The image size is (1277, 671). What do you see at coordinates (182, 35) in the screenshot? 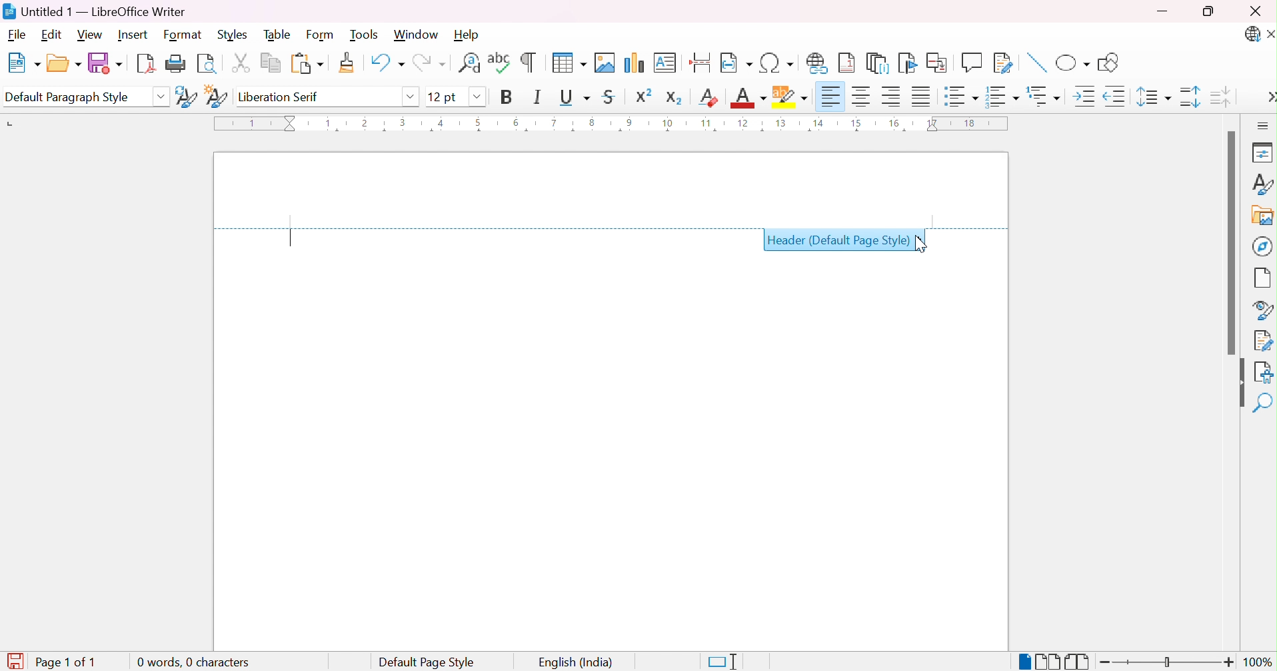
I see `Format` at bounding box center [182, 35].